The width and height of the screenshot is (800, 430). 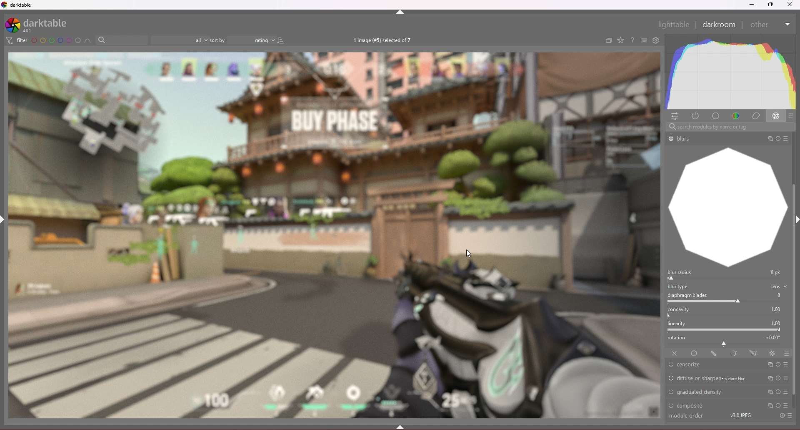 What do you see at coordinates (755, 116) in the screenshot?
I see `correct` at bounding box center [755, 116].